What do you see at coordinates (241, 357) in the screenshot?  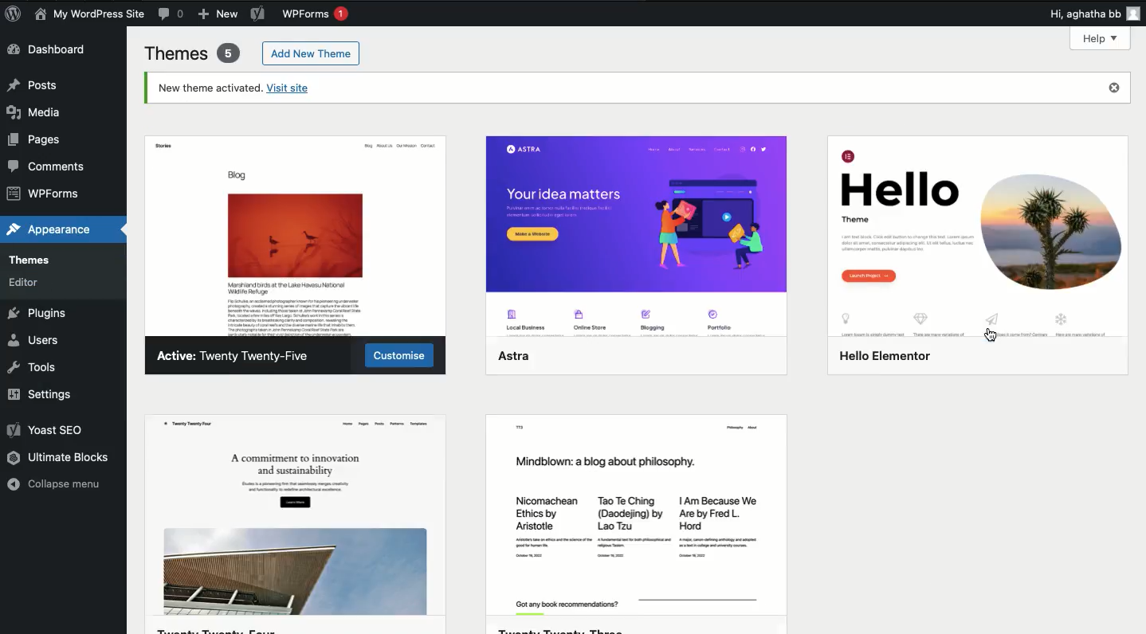 I see `Active` at bounding box center [241, 357].